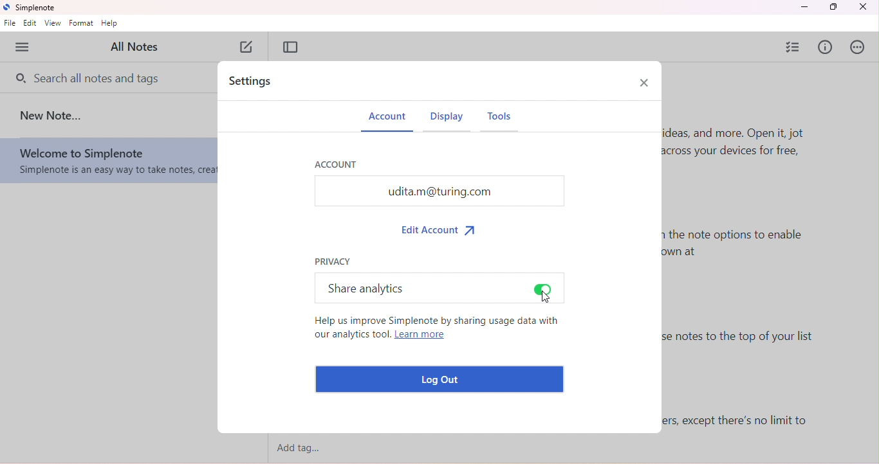 The height and width of the screenshot is (464, 879). I want to click on markdown text, so click(738, 249).